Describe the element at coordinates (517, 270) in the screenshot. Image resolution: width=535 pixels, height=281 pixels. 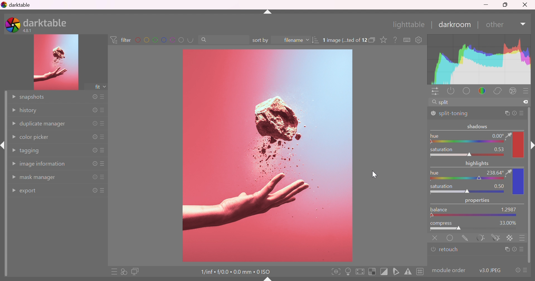
I see `reset` at that location.